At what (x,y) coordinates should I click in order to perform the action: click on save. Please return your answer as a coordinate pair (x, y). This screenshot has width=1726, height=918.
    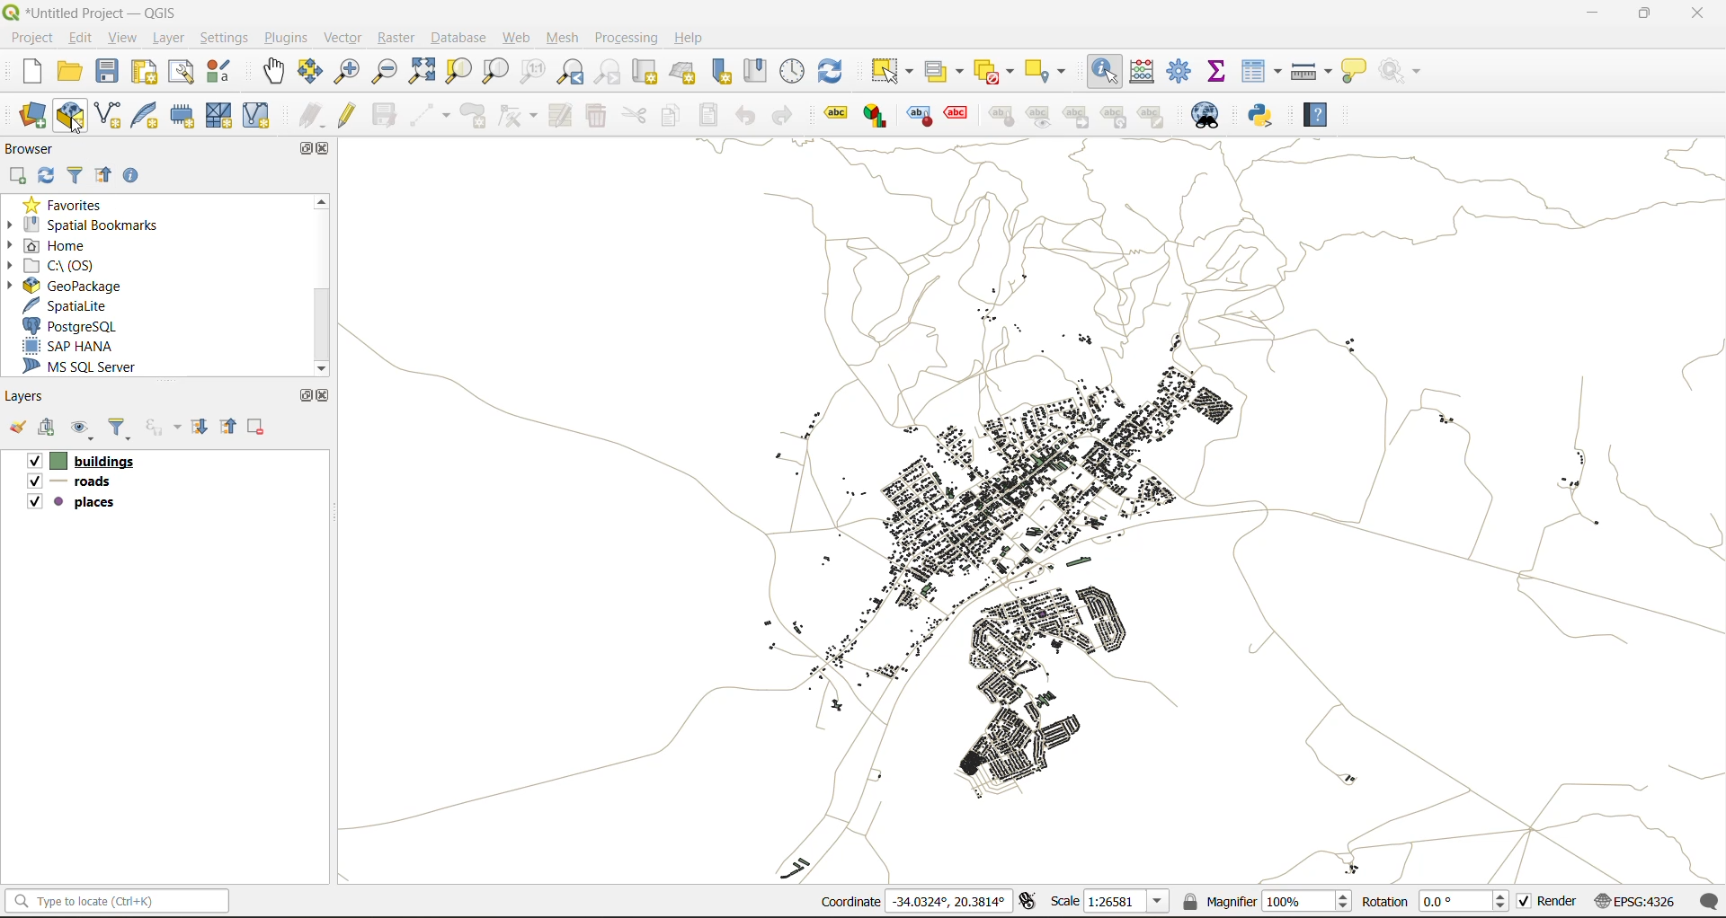
    Looking at the image, I should click on (109, 75).